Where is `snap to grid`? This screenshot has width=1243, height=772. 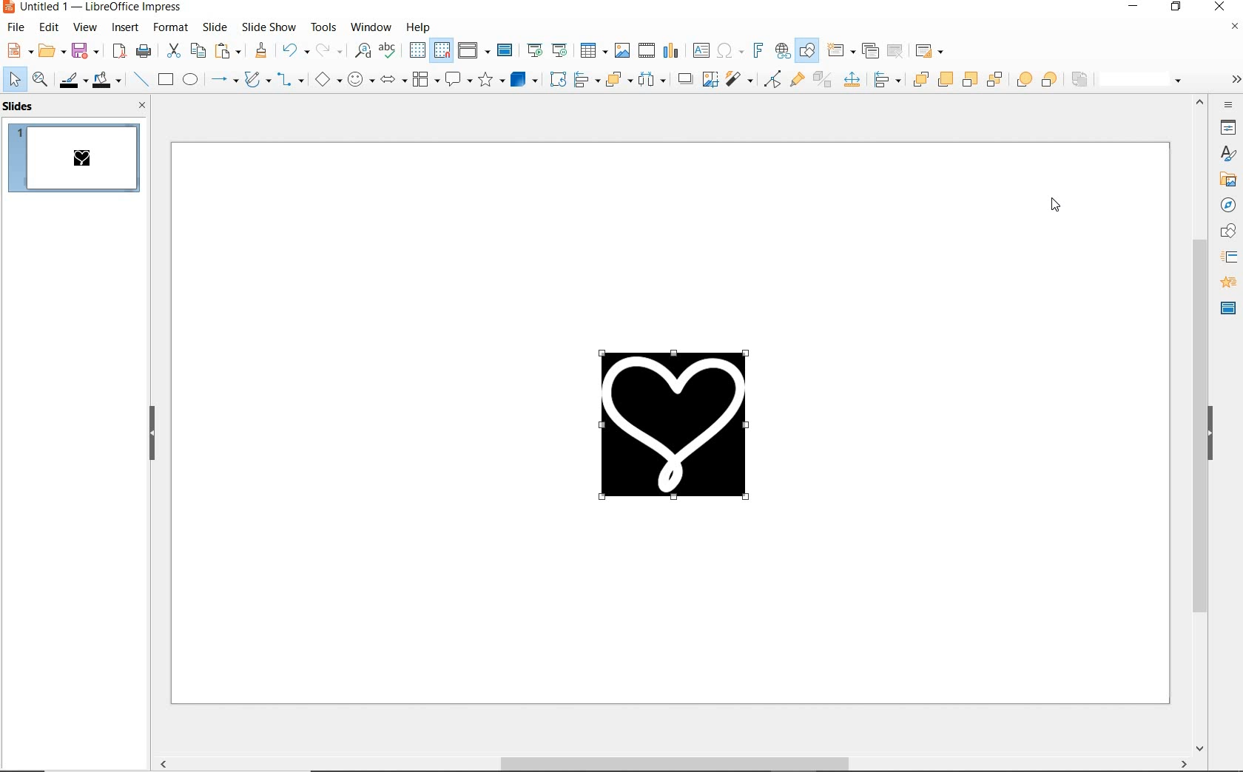 snap to grid is located at coordinates (442, 51).